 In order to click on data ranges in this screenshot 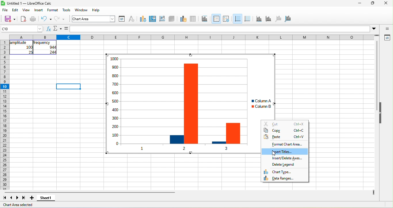, I will do `click(285, 178)`.